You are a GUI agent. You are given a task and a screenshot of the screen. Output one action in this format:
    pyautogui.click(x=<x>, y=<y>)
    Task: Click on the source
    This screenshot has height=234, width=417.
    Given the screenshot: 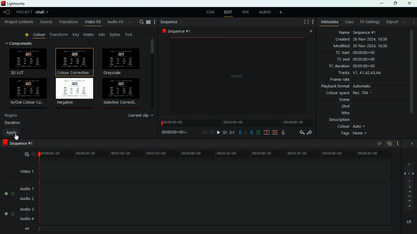 What is the action you would take?
    pyautogui.click(x=46, y=22)
    